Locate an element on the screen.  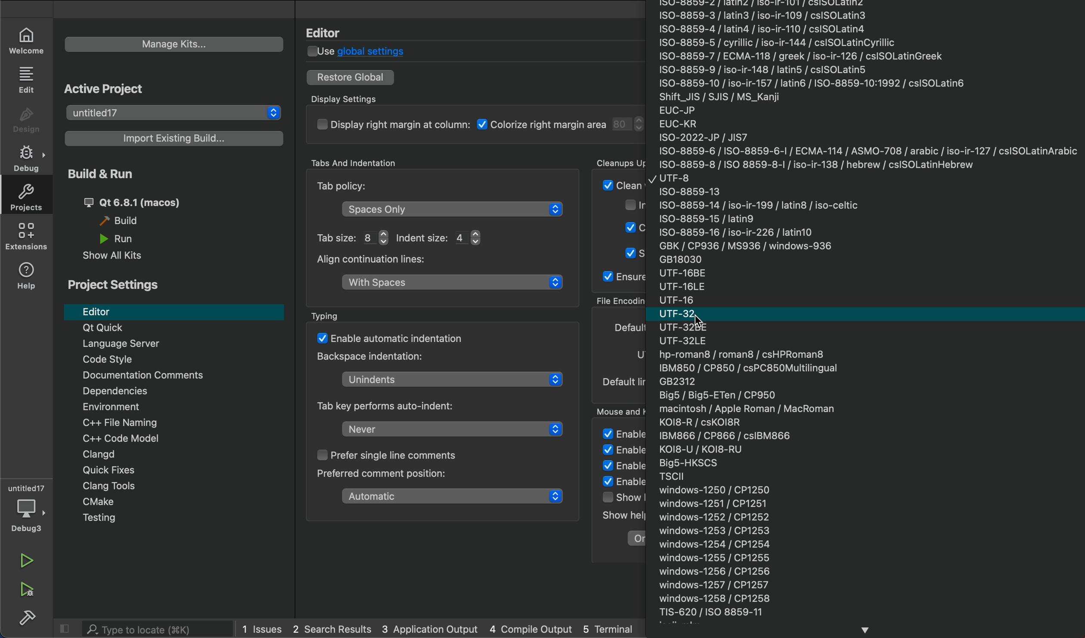
auto matic indentation  is located at coordinates (391, 337).